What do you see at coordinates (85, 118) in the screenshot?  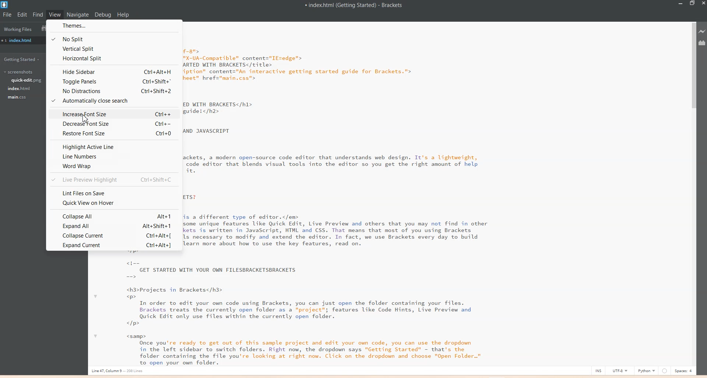 I see `cursor` at bounding box center [85, 118].